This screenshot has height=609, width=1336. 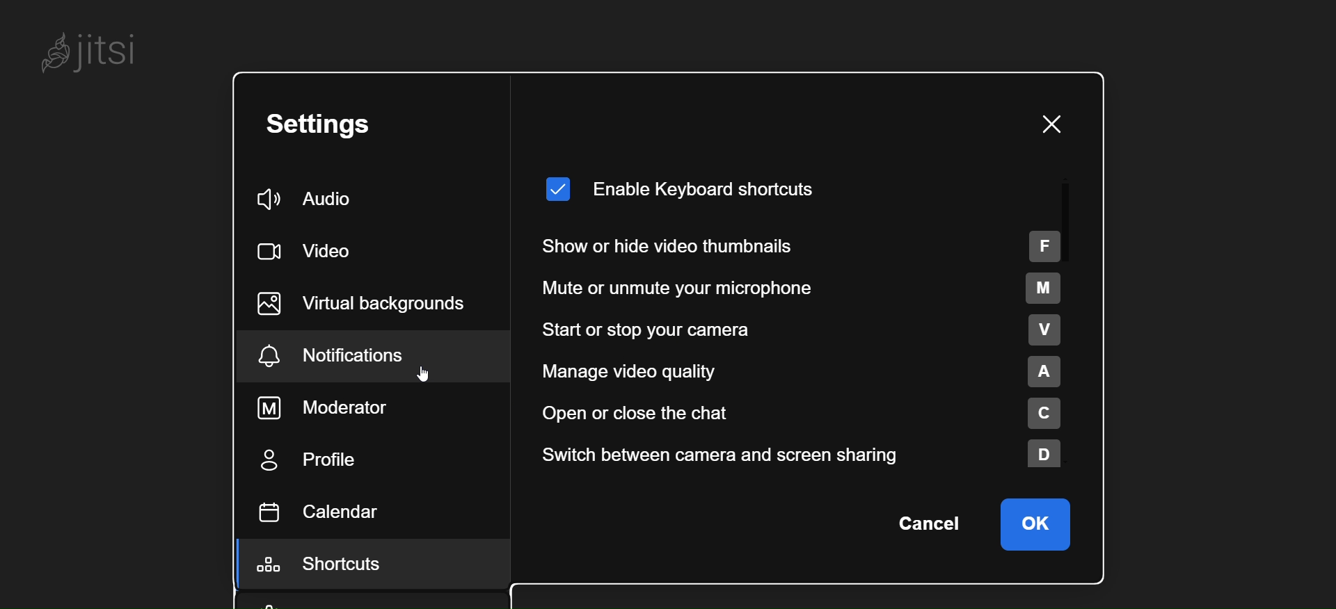 I want to click on audio, so click(x=310, y=196).